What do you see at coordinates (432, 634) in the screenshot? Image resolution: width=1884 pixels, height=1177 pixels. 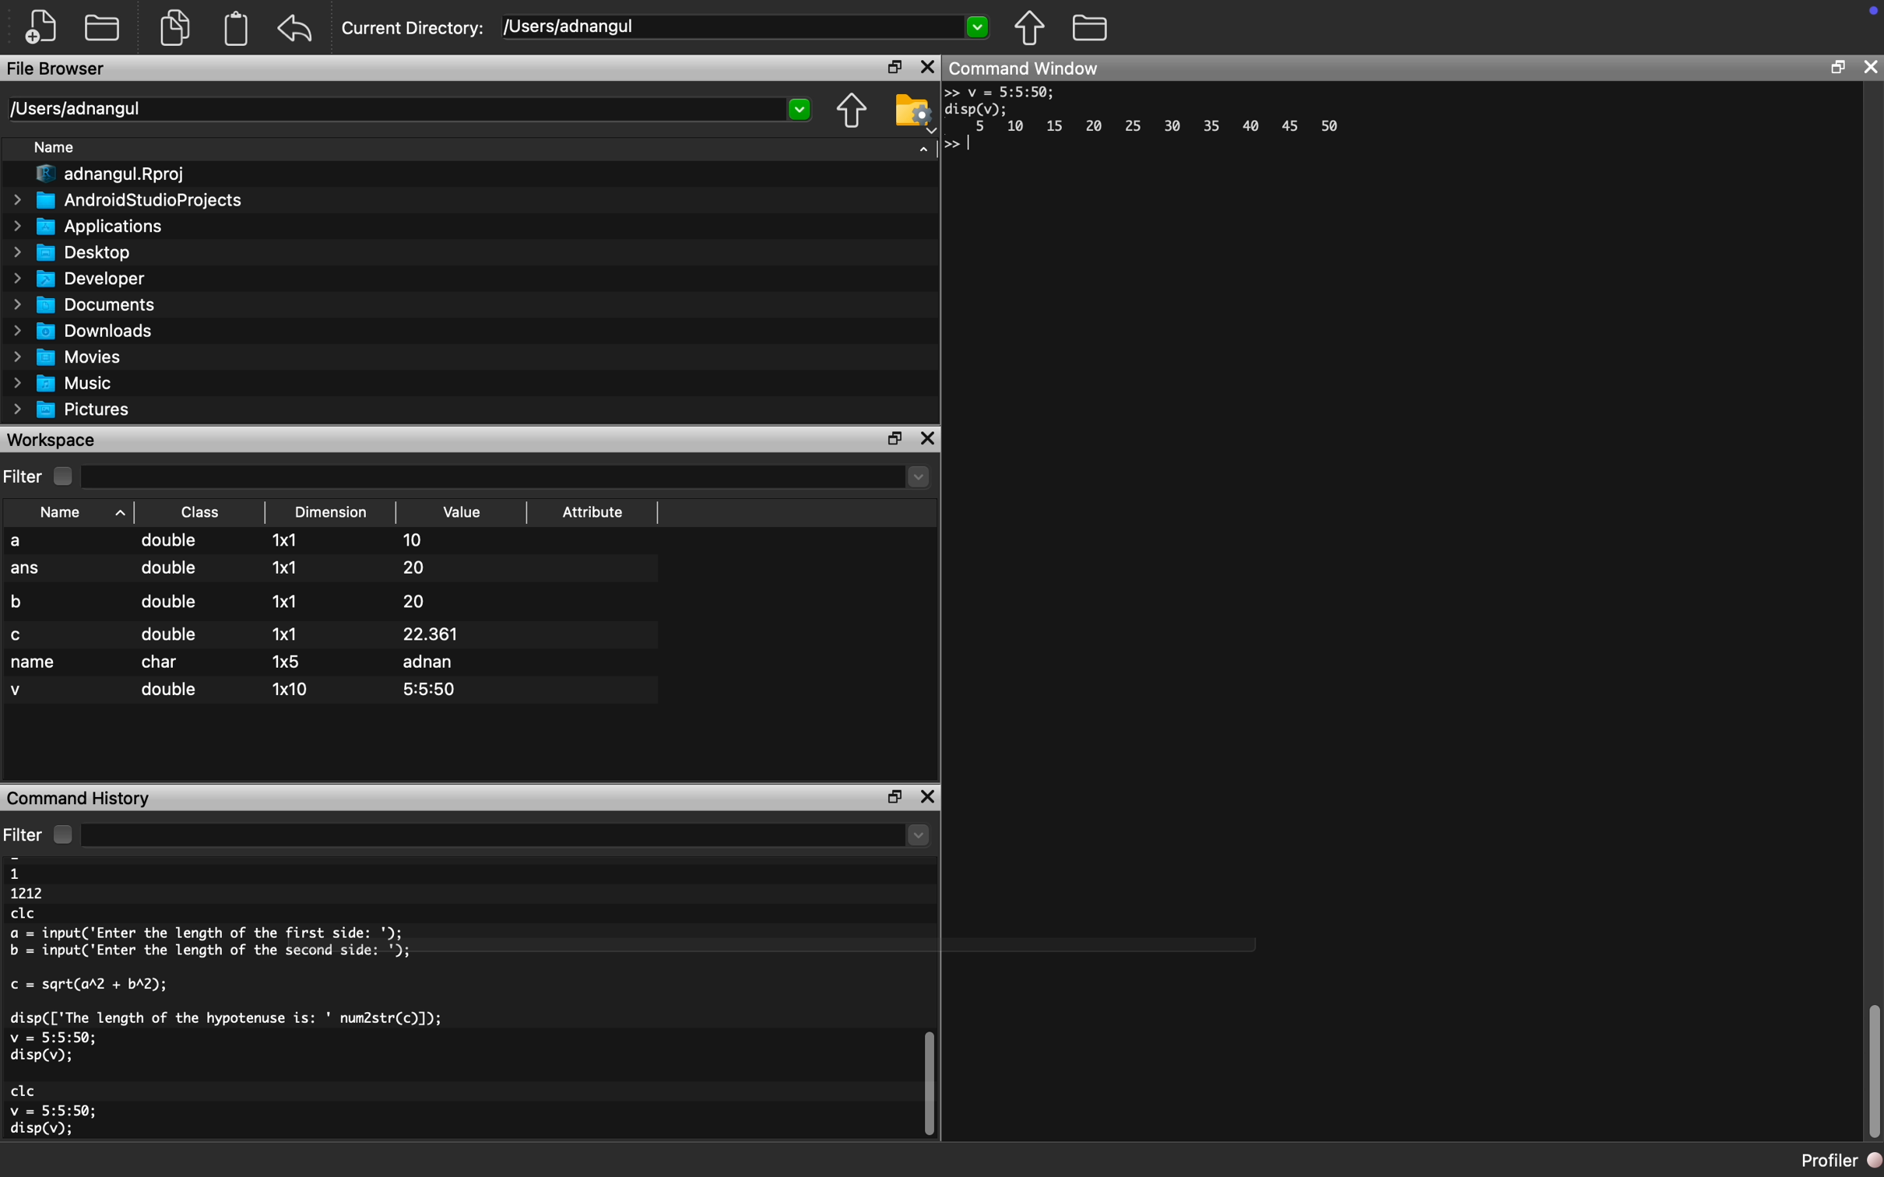 I see `22.361` at bounding box center [432, 634].